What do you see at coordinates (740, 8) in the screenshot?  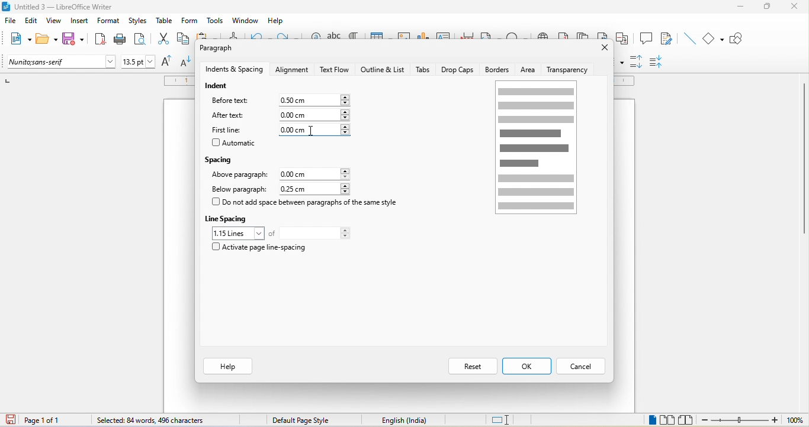 I see `minimize` at bounding box center [740, 8].